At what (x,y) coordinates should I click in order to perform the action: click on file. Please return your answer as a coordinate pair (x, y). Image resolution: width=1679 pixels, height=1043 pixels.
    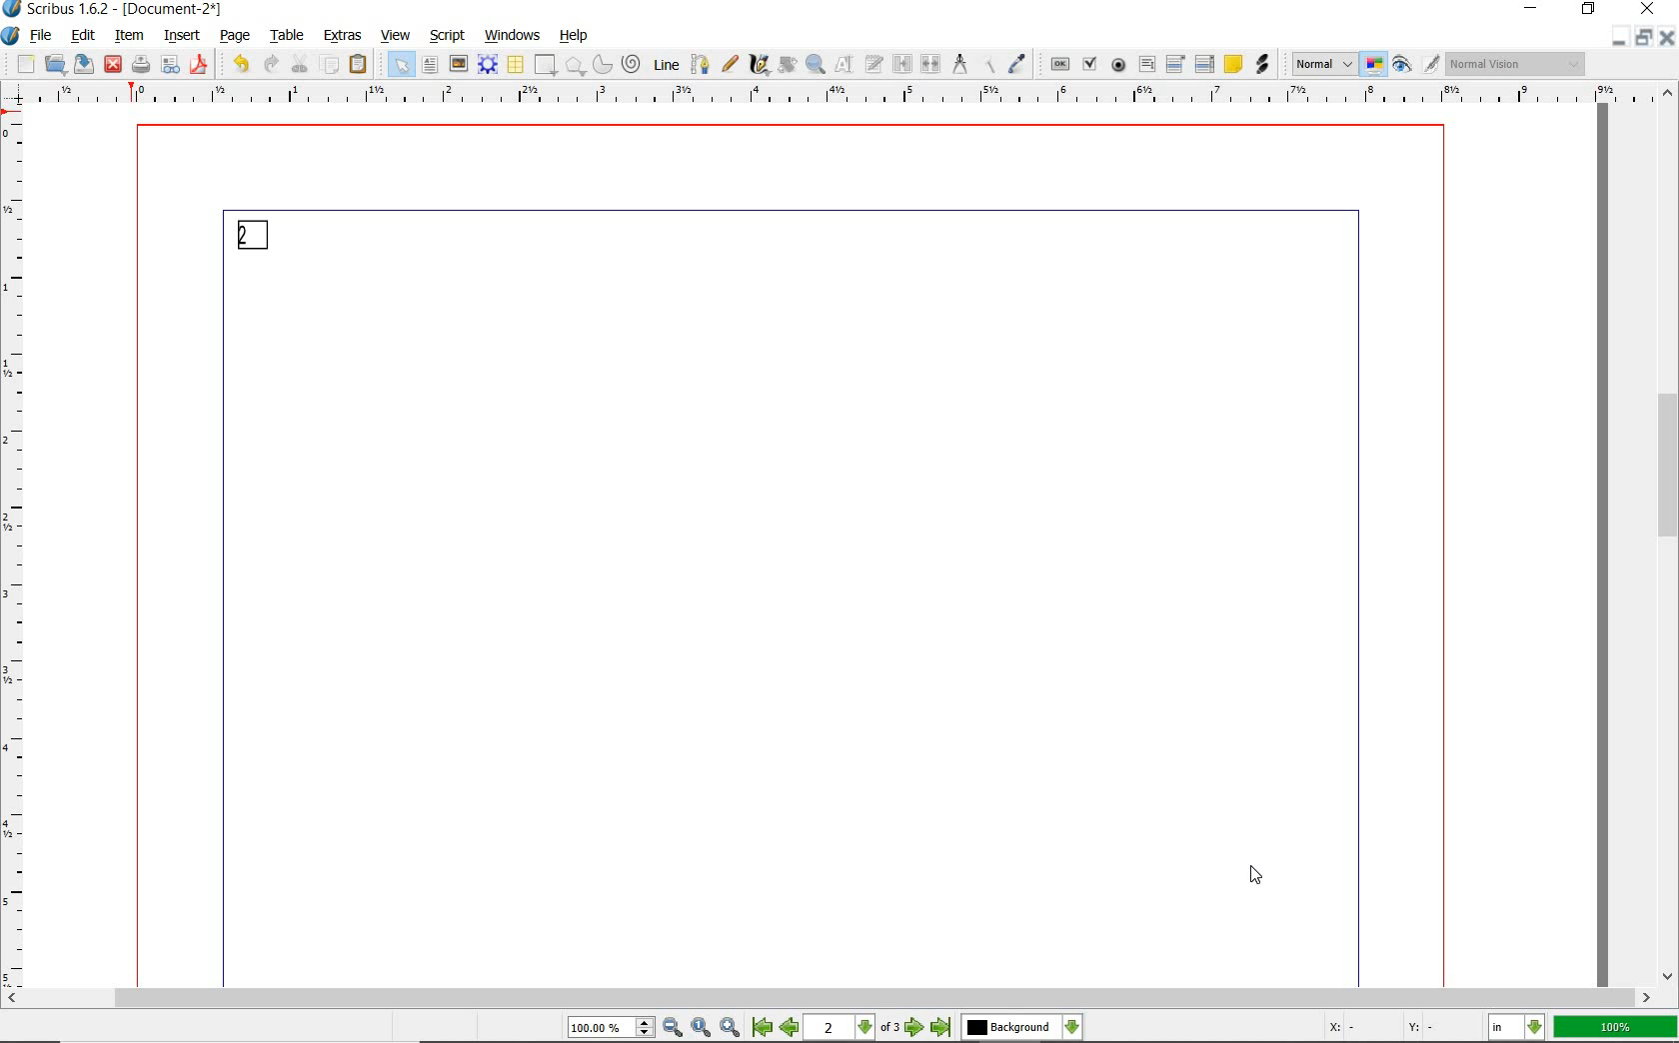
    Looking at the image, I should click on (43, 37).